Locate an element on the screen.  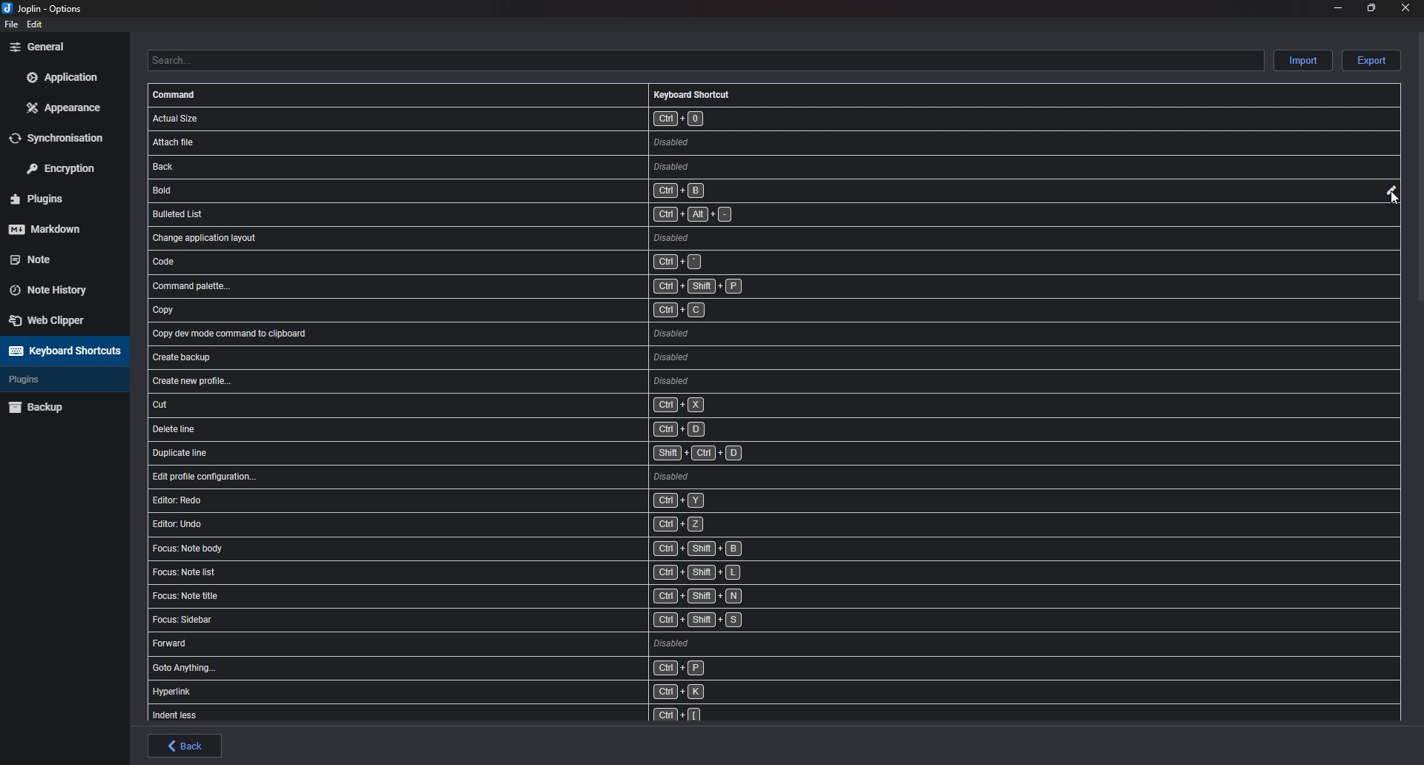
shortcut is located at coordinates (501, 118).